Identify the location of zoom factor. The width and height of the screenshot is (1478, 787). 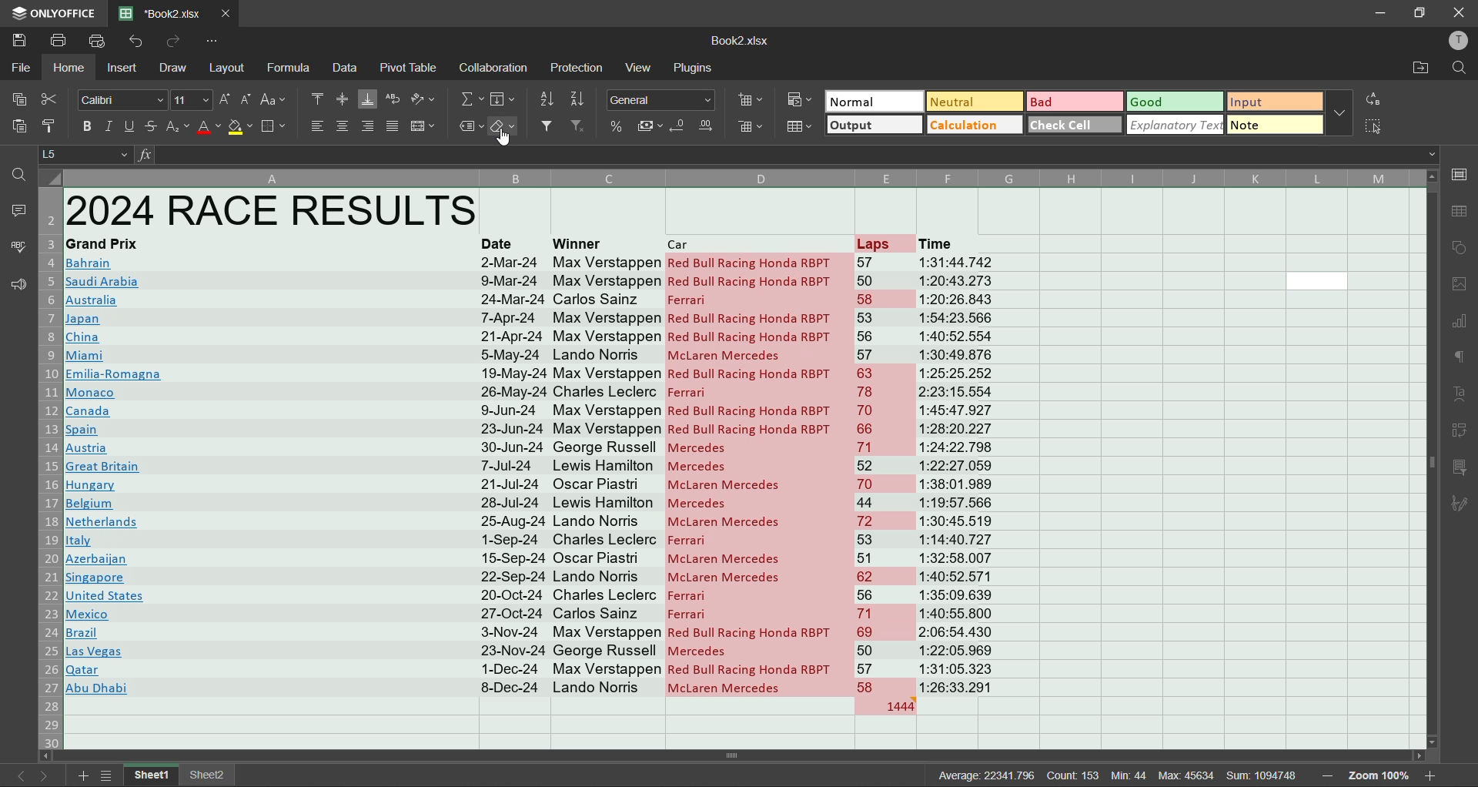
(1380, 775).